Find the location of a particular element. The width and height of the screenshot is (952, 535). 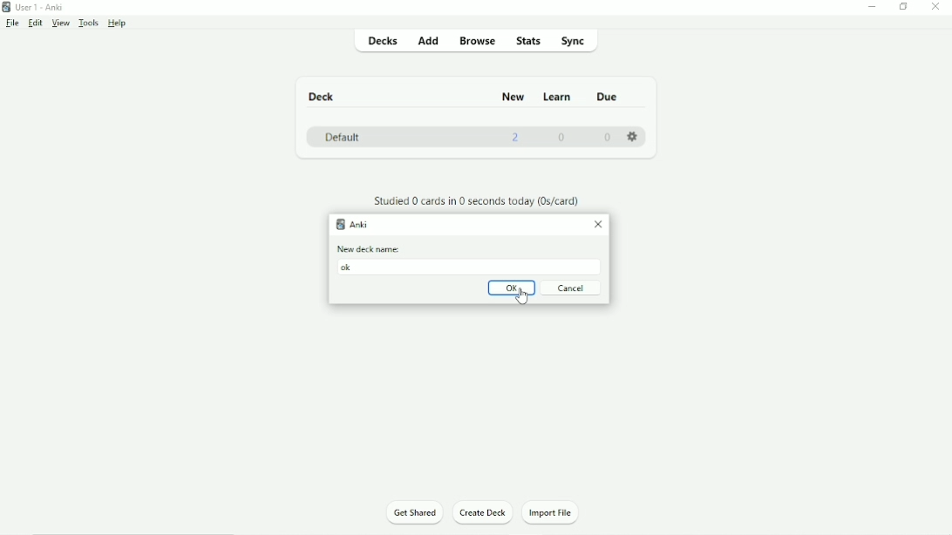

Cancel is located at coordinates (573, 288).